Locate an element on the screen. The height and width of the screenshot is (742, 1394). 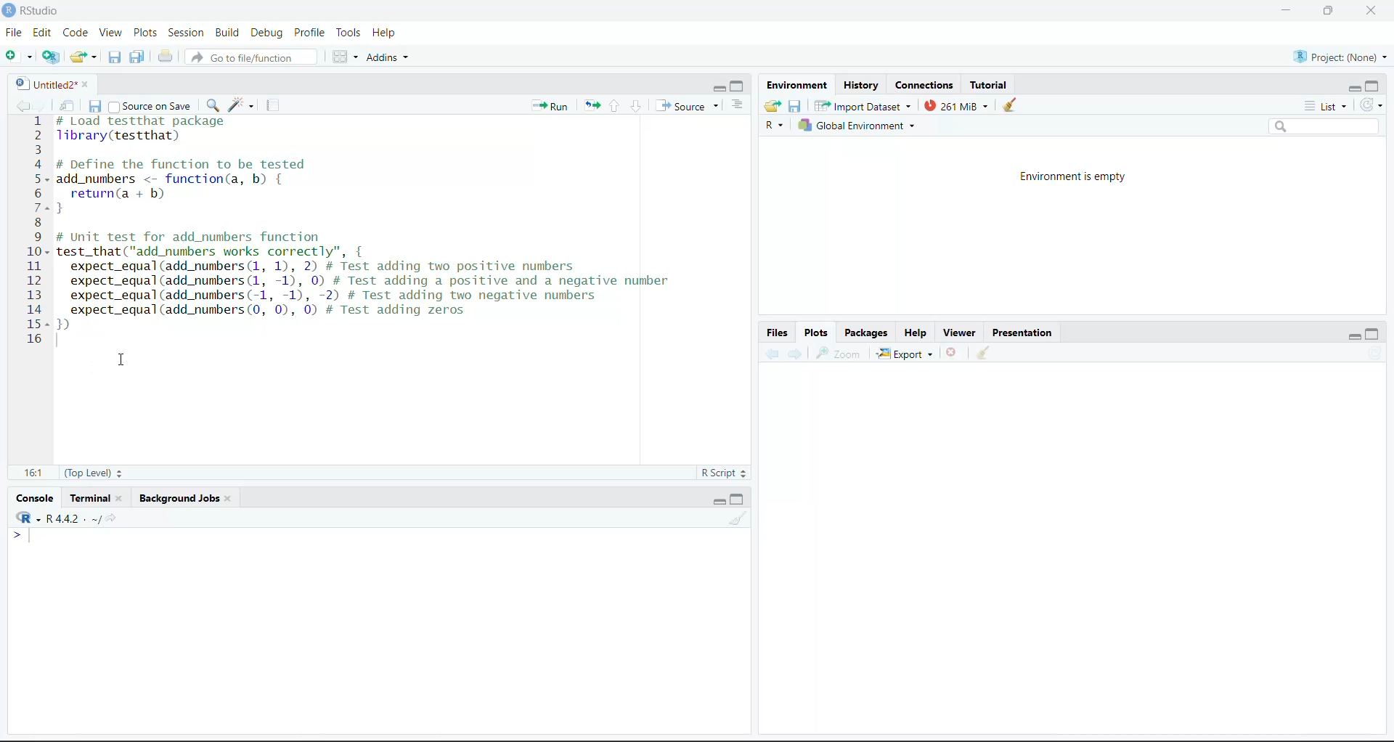
Session is located at coordinates (186, 32).